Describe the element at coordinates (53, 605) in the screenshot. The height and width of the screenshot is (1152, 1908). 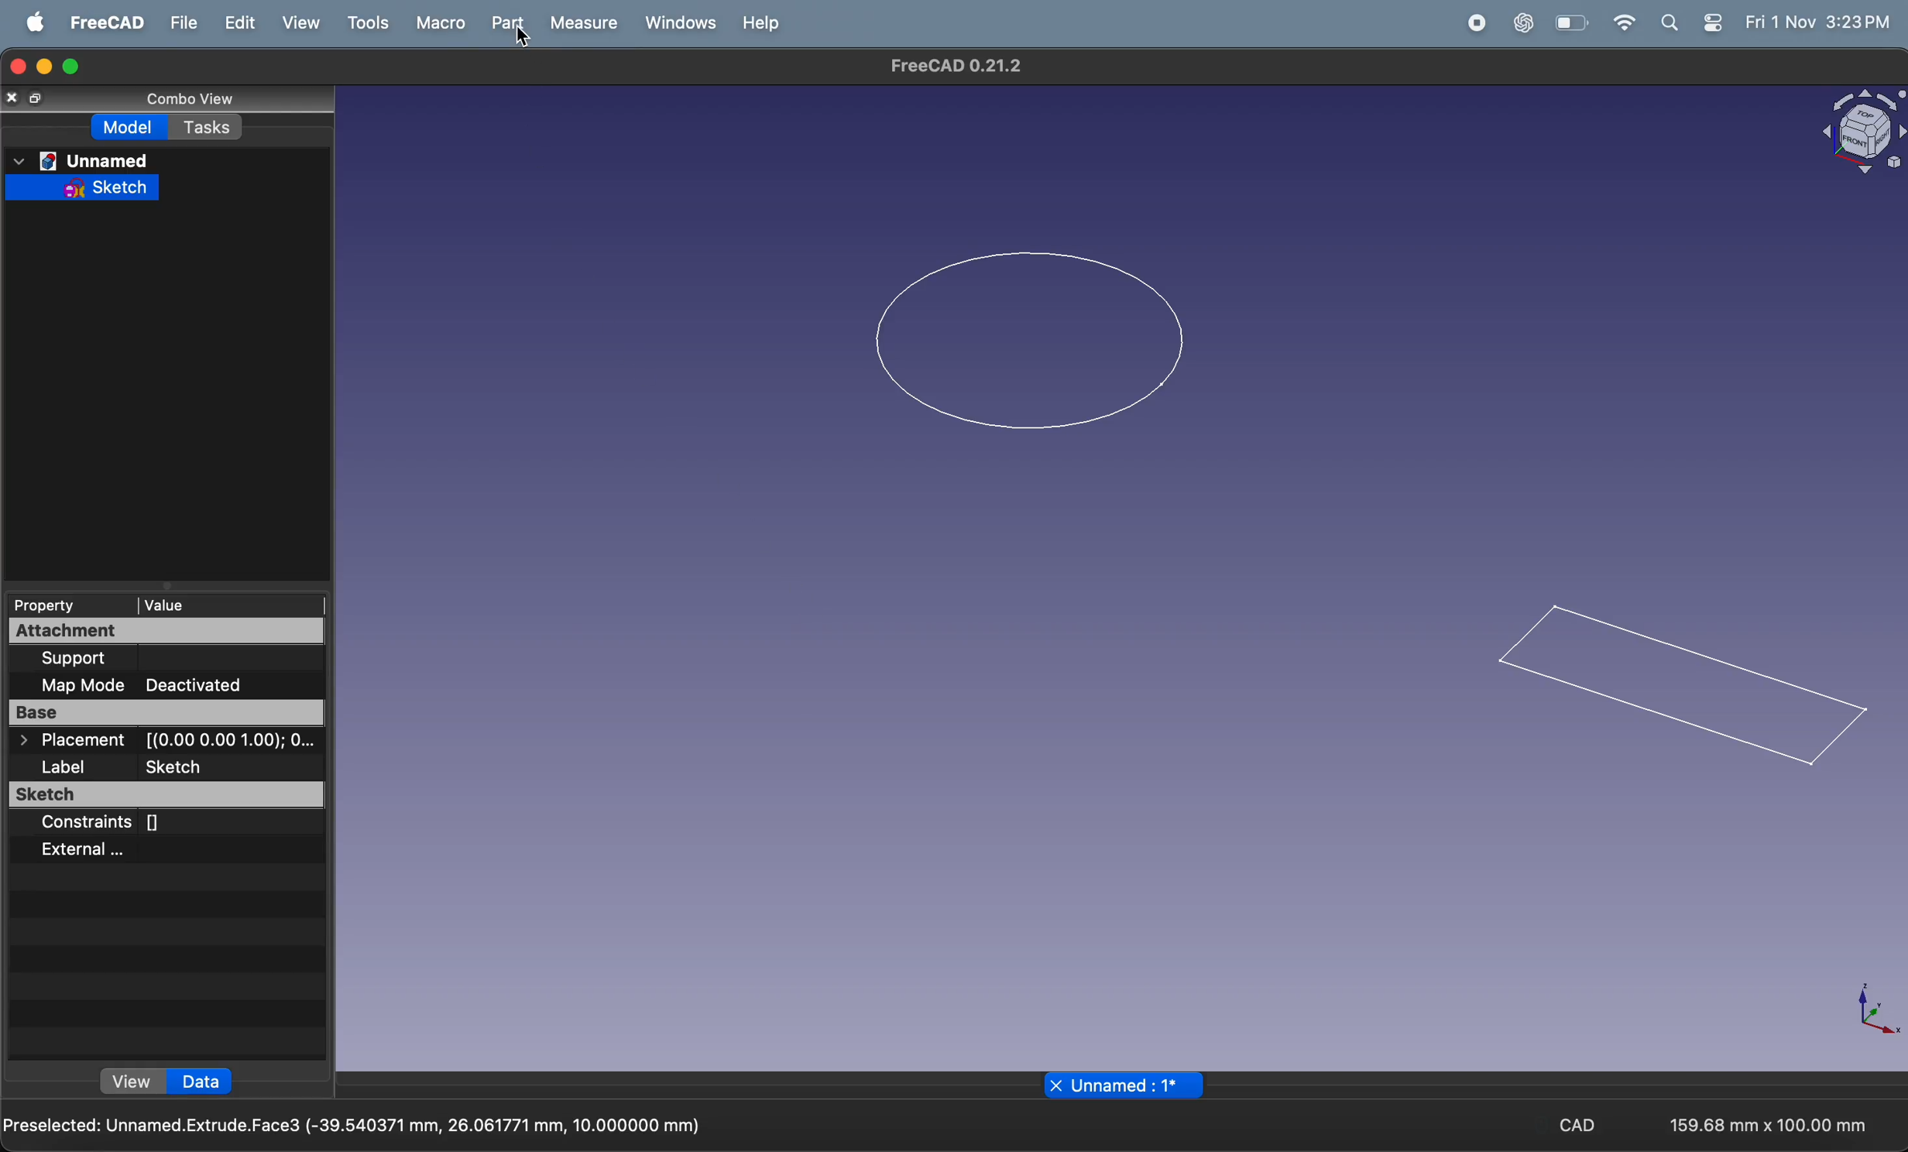
I see `Property` at that location.